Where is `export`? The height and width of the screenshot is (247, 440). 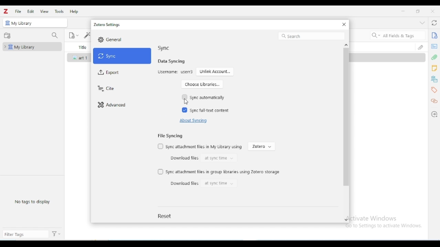
export is located at coordinates (109, 73).